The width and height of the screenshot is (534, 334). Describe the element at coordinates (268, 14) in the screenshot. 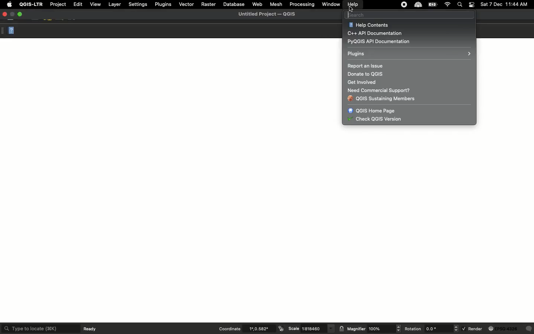

I see `QGIS` at that location.